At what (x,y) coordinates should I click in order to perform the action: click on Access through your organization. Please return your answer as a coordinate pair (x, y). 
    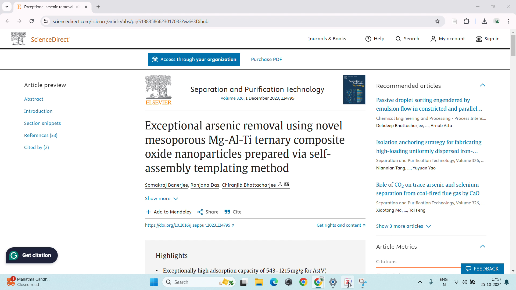
    Looking at the image, I should click on (194, 60).